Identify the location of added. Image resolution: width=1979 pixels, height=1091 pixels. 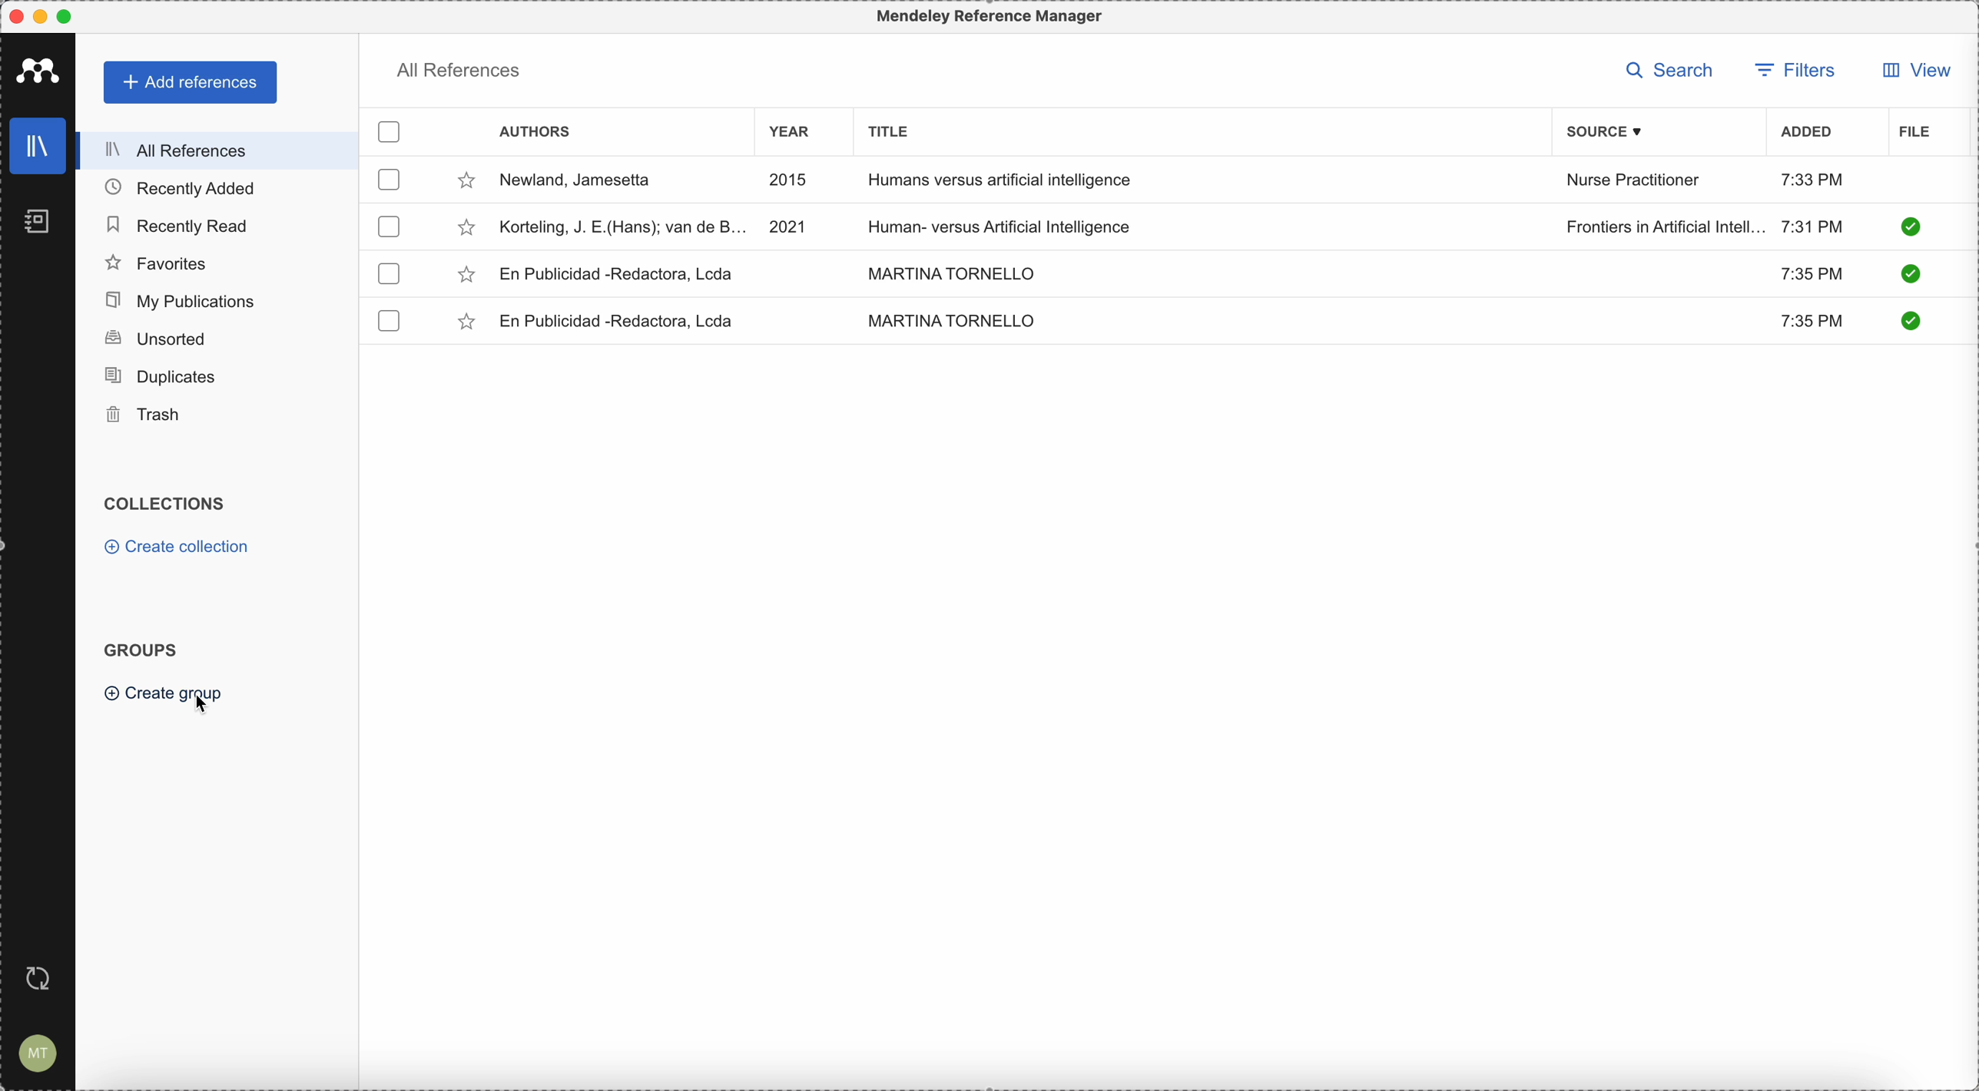
(1807, 134).